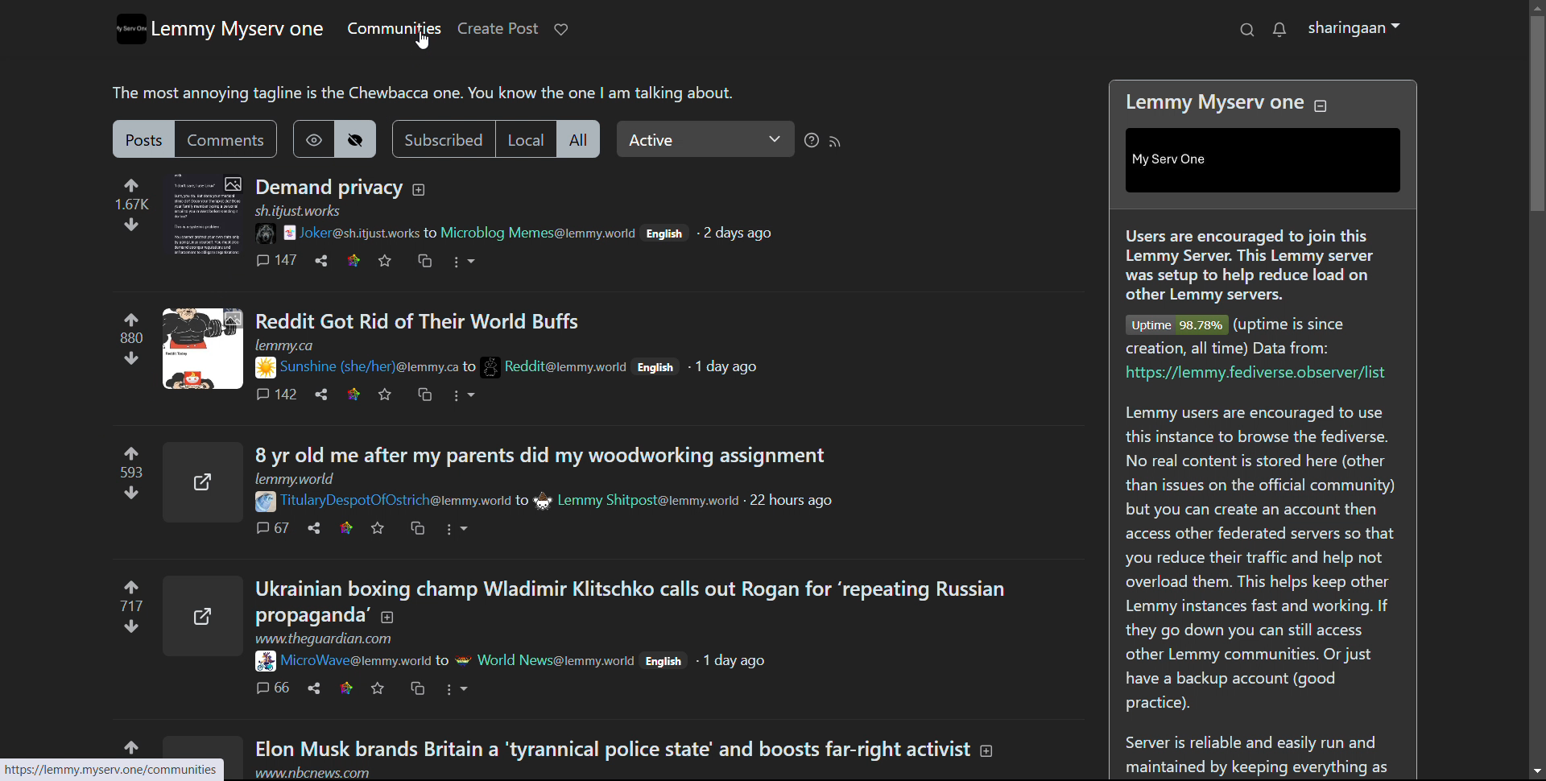  I want to click on username, so click(540, 233).